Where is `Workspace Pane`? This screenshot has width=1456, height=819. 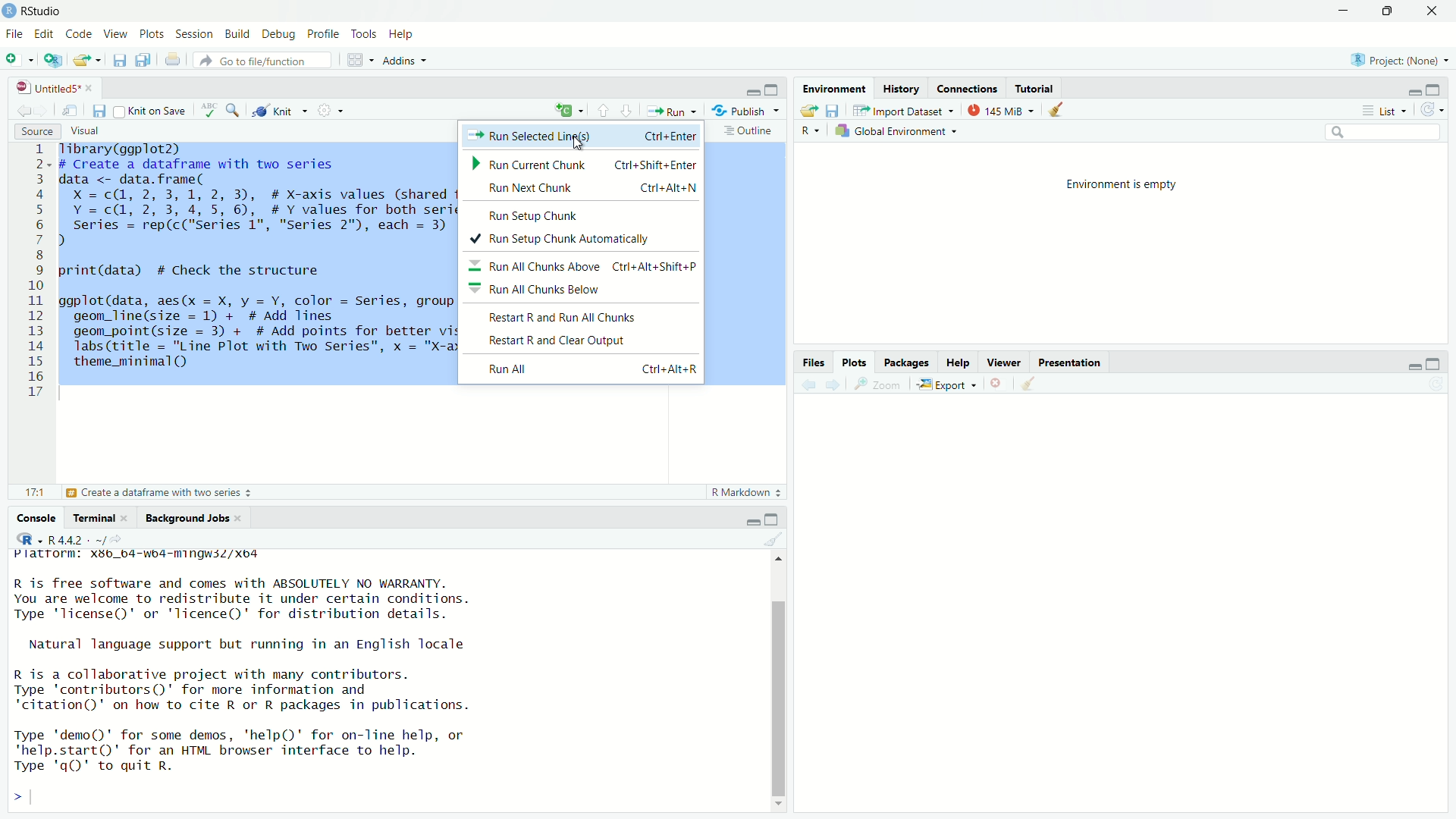
Workspace Pane is located at coordinates (359, 61).